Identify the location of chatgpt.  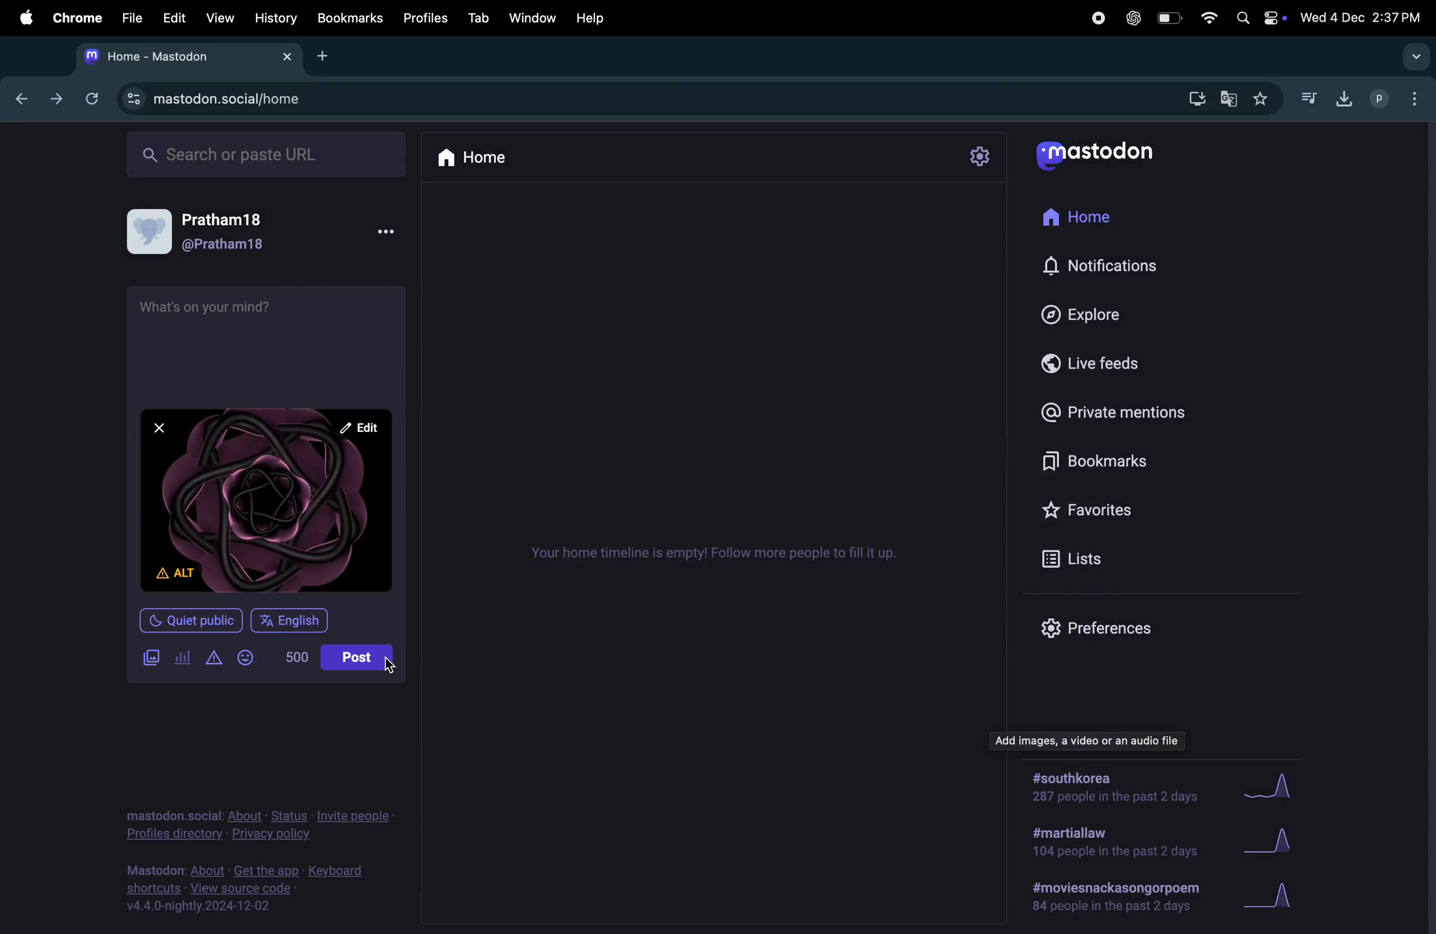
(1131, 17).